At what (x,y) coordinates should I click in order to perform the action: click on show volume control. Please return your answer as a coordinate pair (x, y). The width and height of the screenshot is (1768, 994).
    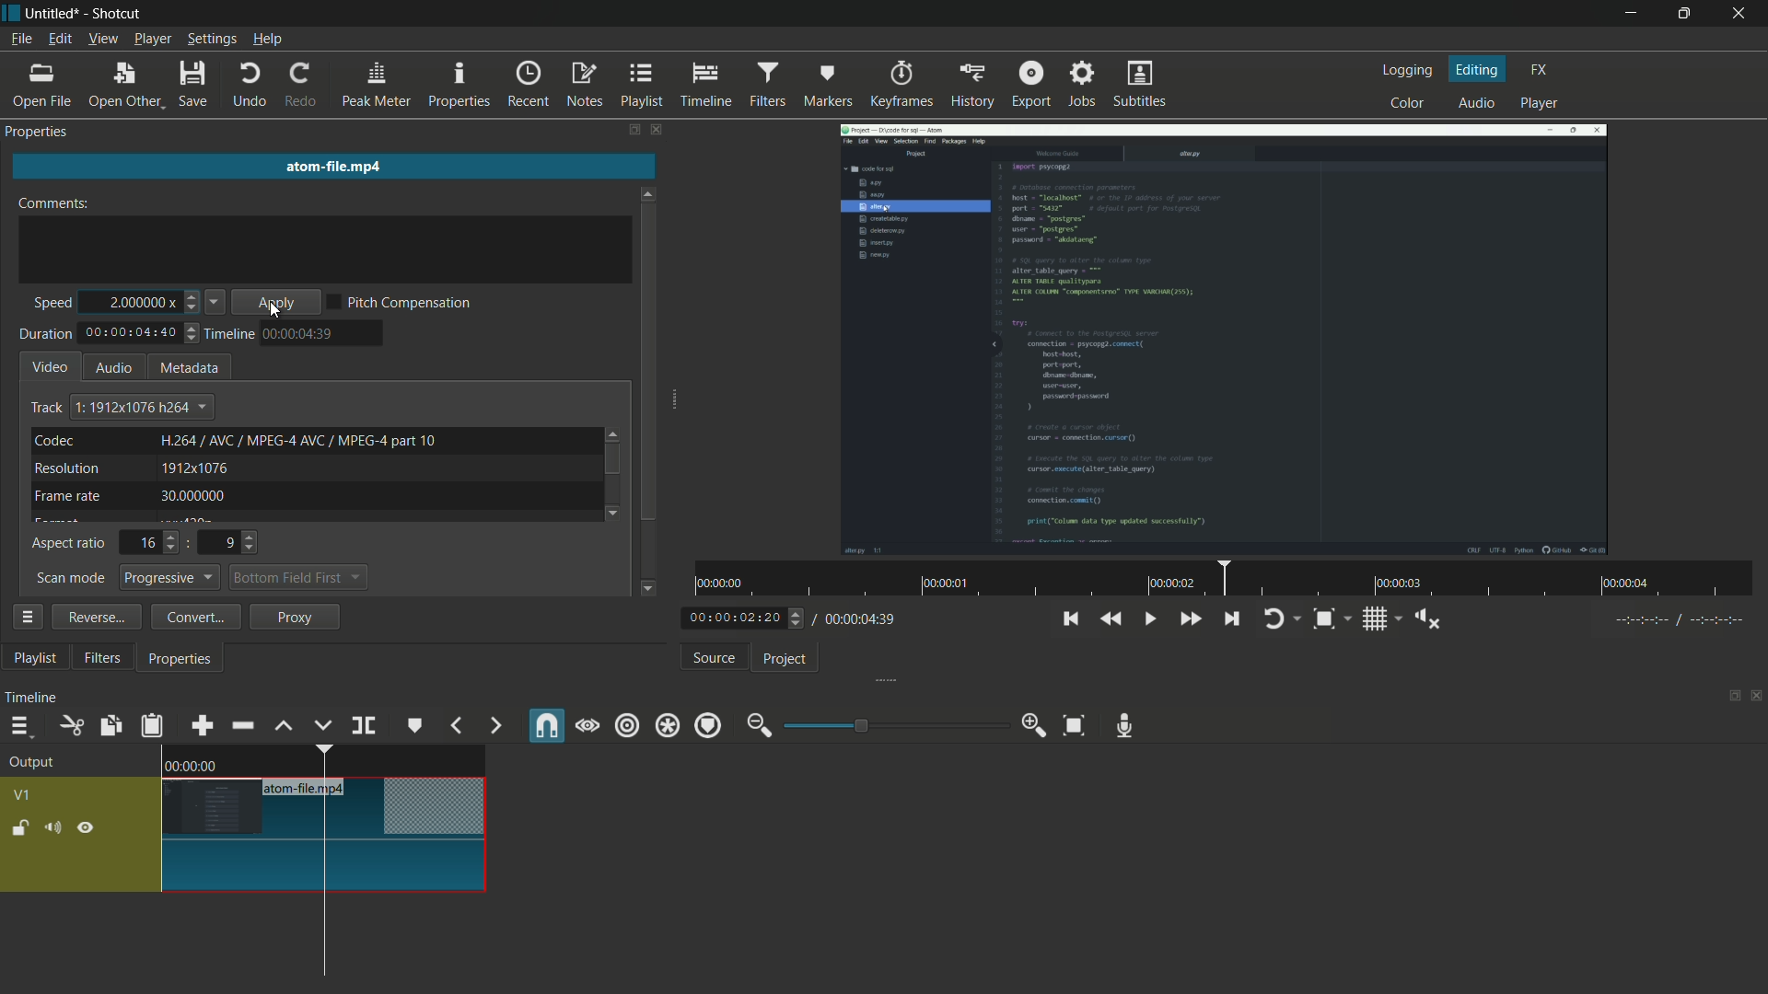
    Looking at the image, I should click on (1422, 618).